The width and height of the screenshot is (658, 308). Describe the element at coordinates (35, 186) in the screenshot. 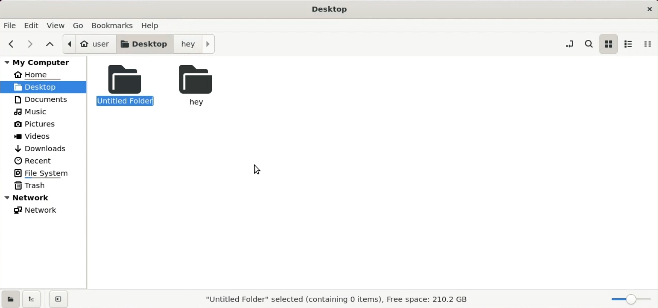

I see `trash` at that location.